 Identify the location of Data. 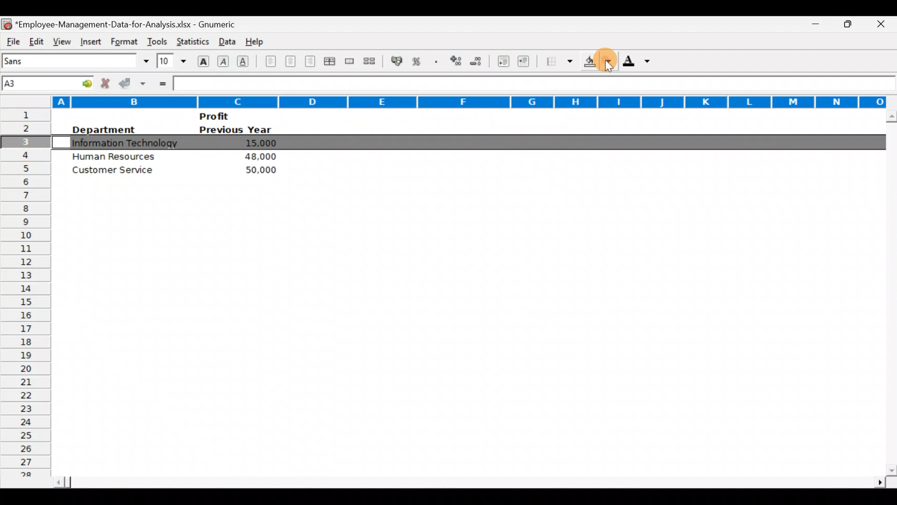
(225, 39).